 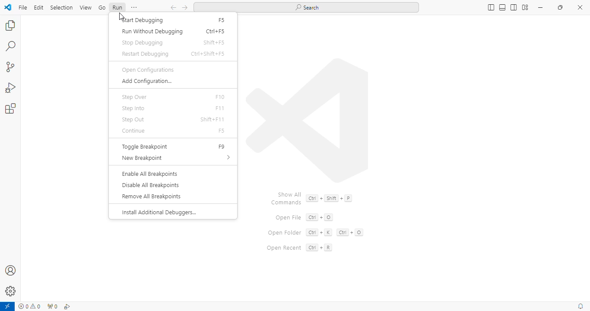 What do you see at coordinates (10, 25) in the screenshot?
I see `explorer` at bounding box center [10, 25].